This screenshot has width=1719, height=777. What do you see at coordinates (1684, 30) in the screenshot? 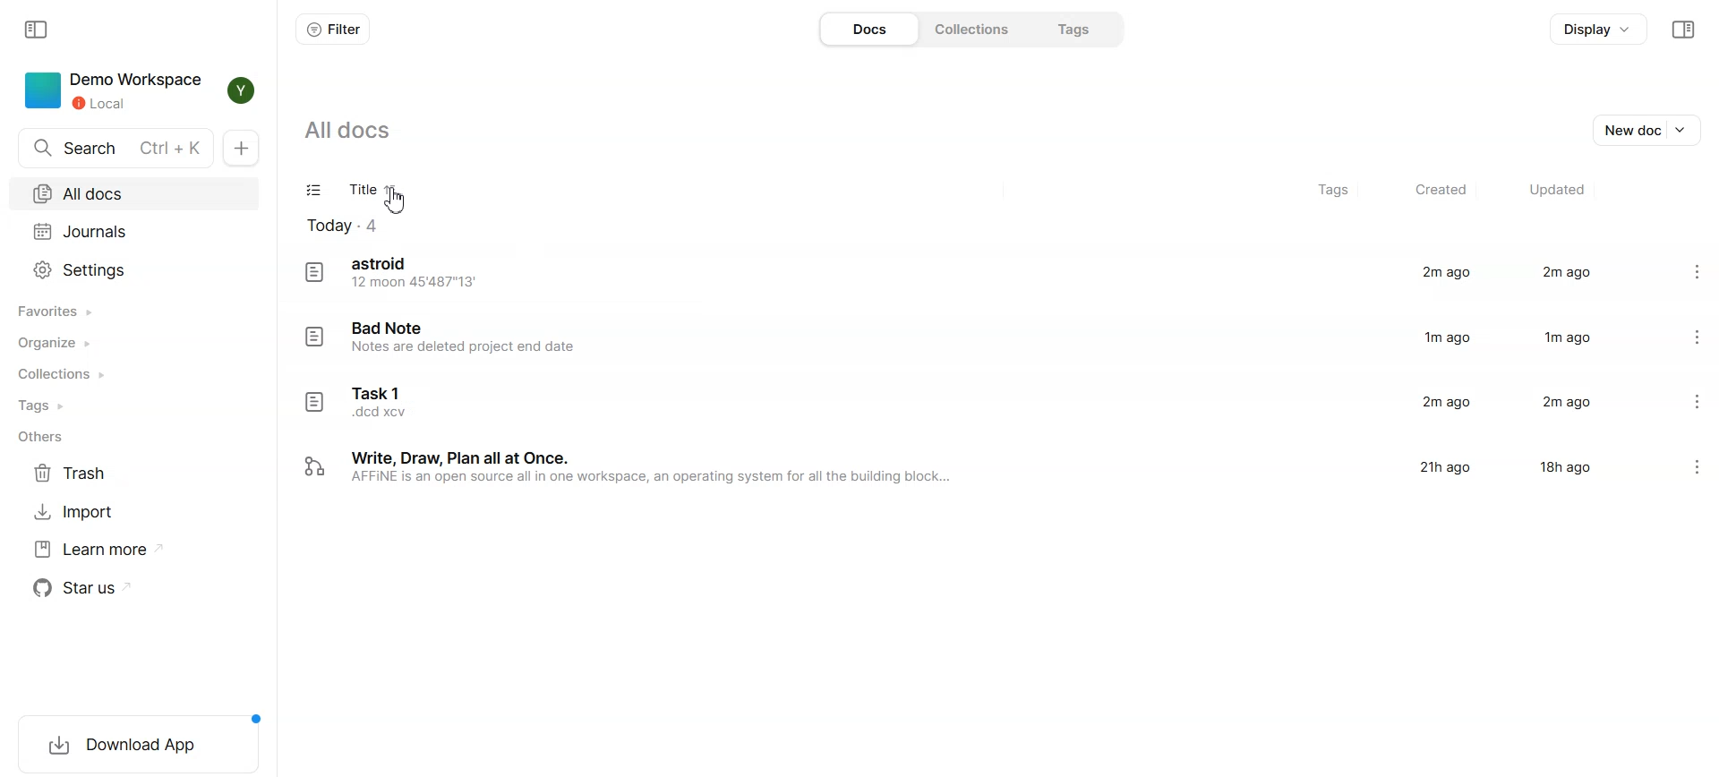
I see `Collapse sidebar` at bounding box center [1684, 30].